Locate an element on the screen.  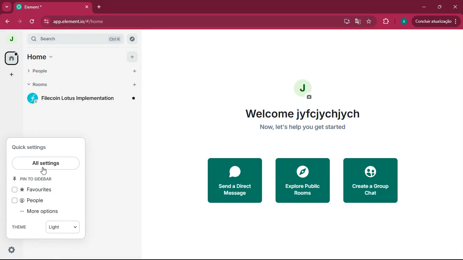
update is located at coordinates (437, 21).